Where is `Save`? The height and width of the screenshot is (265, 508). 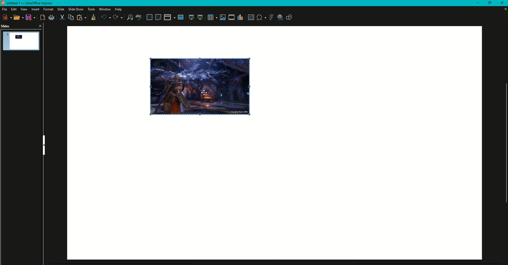 Save is located at coordinates (31, 17).